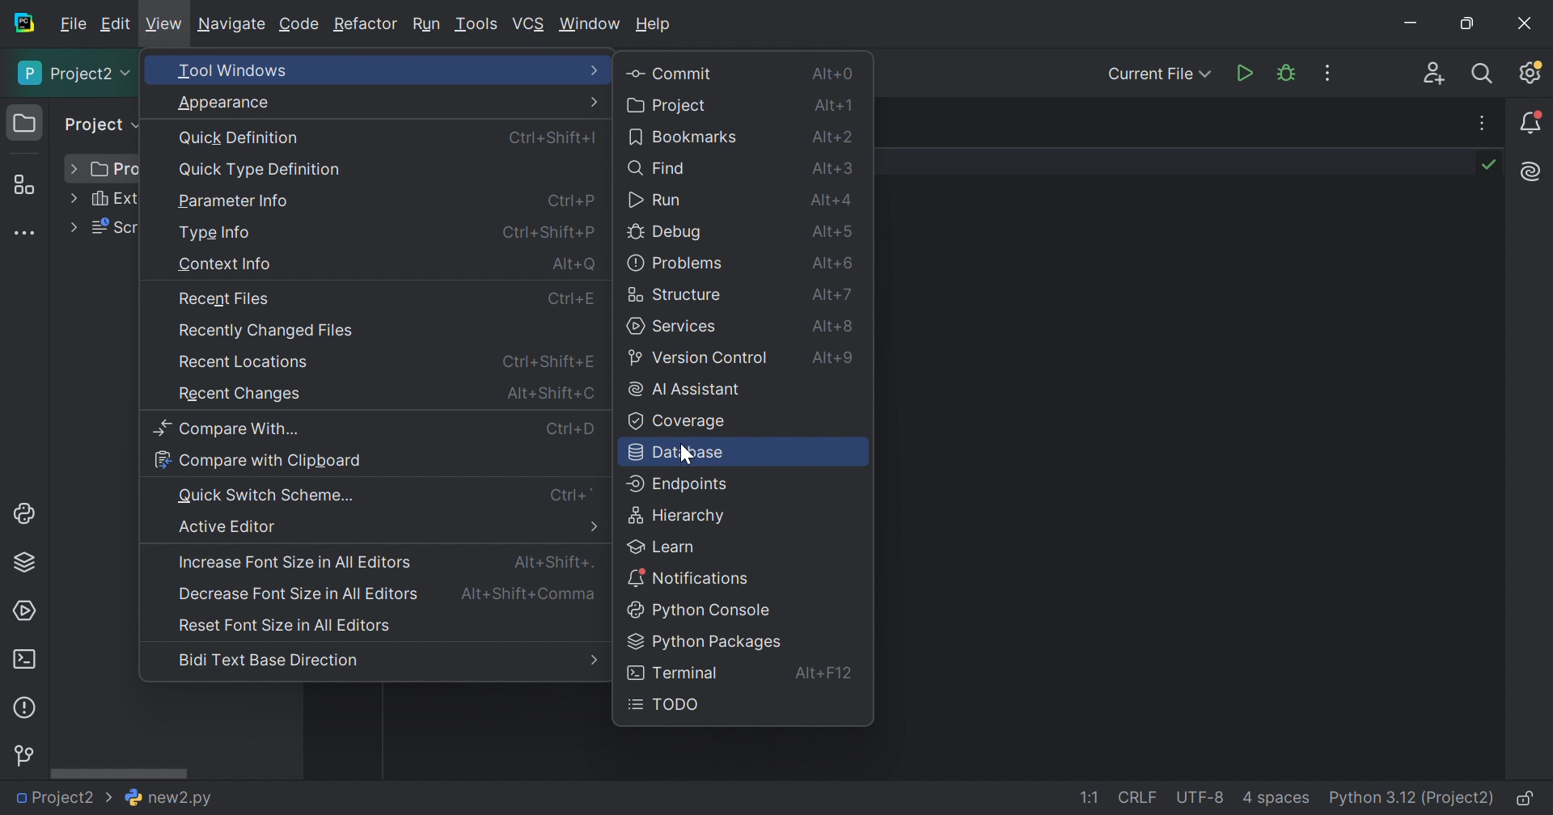  I want to click on Alt+6, so click(832, 262).